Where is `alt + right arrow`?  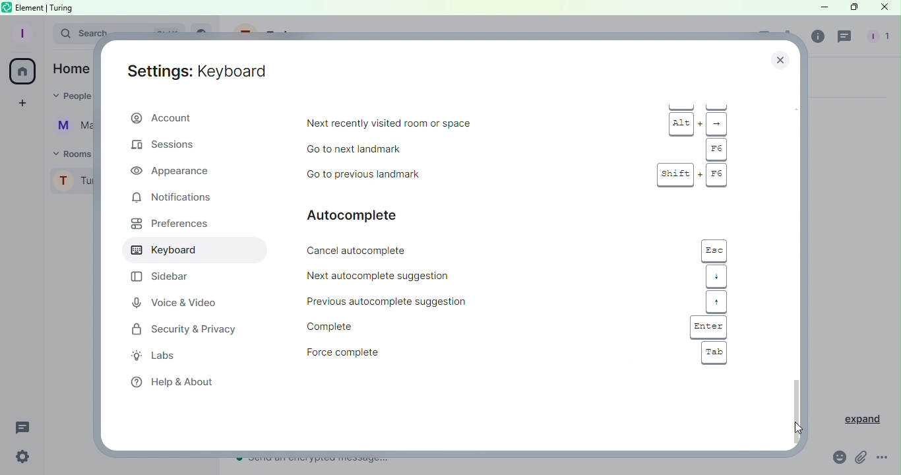
alt + right arrow is located at coordinates (700, 125).